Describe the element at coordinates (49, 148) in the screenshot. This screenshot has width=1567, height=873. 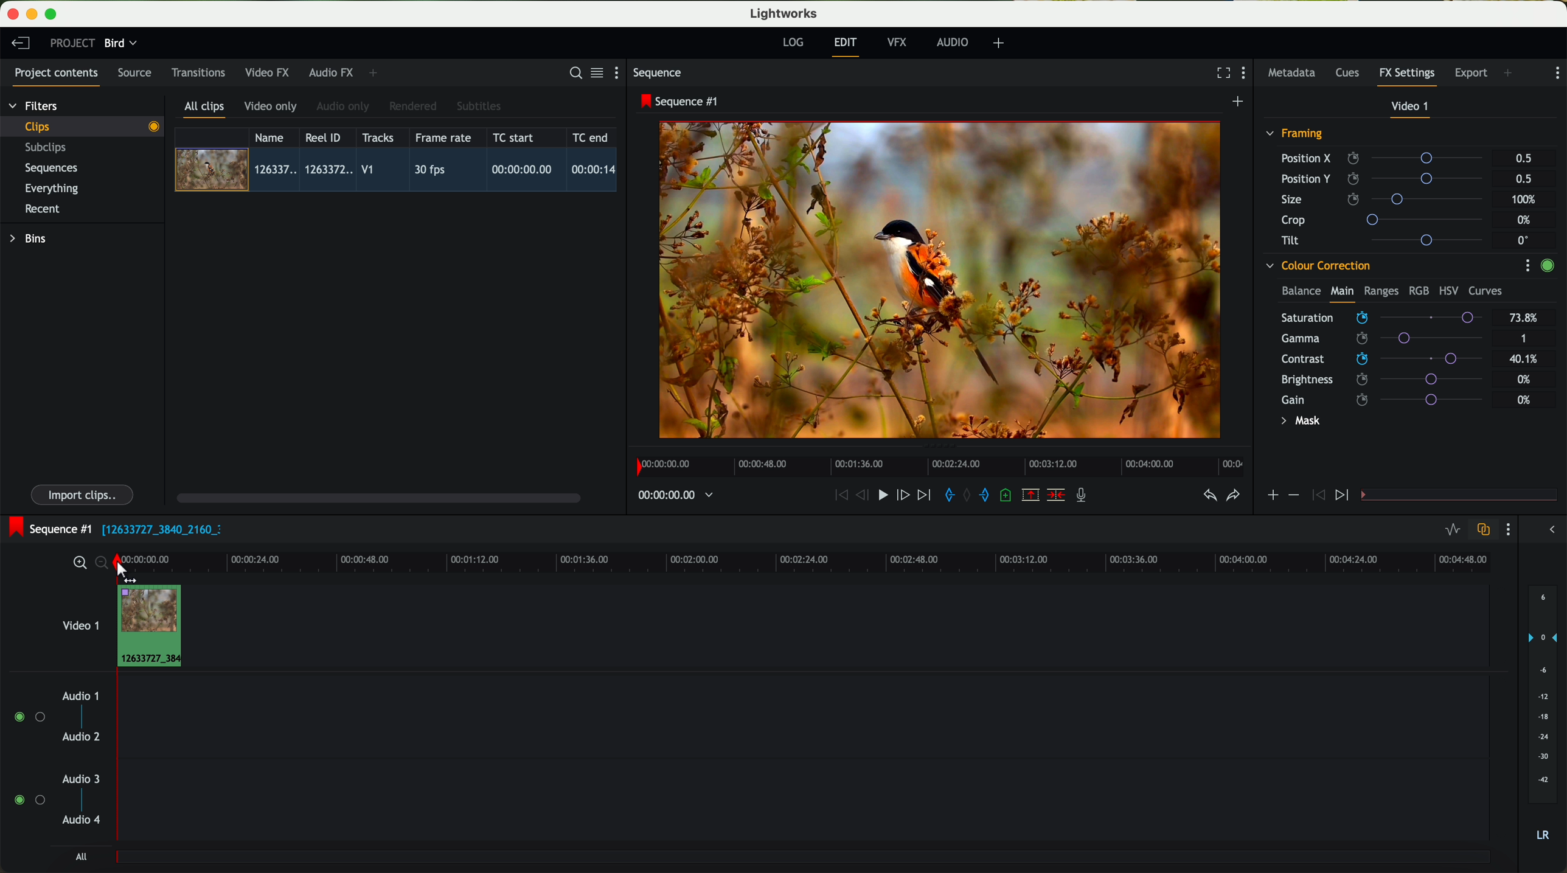
I see `subclips` at that location.